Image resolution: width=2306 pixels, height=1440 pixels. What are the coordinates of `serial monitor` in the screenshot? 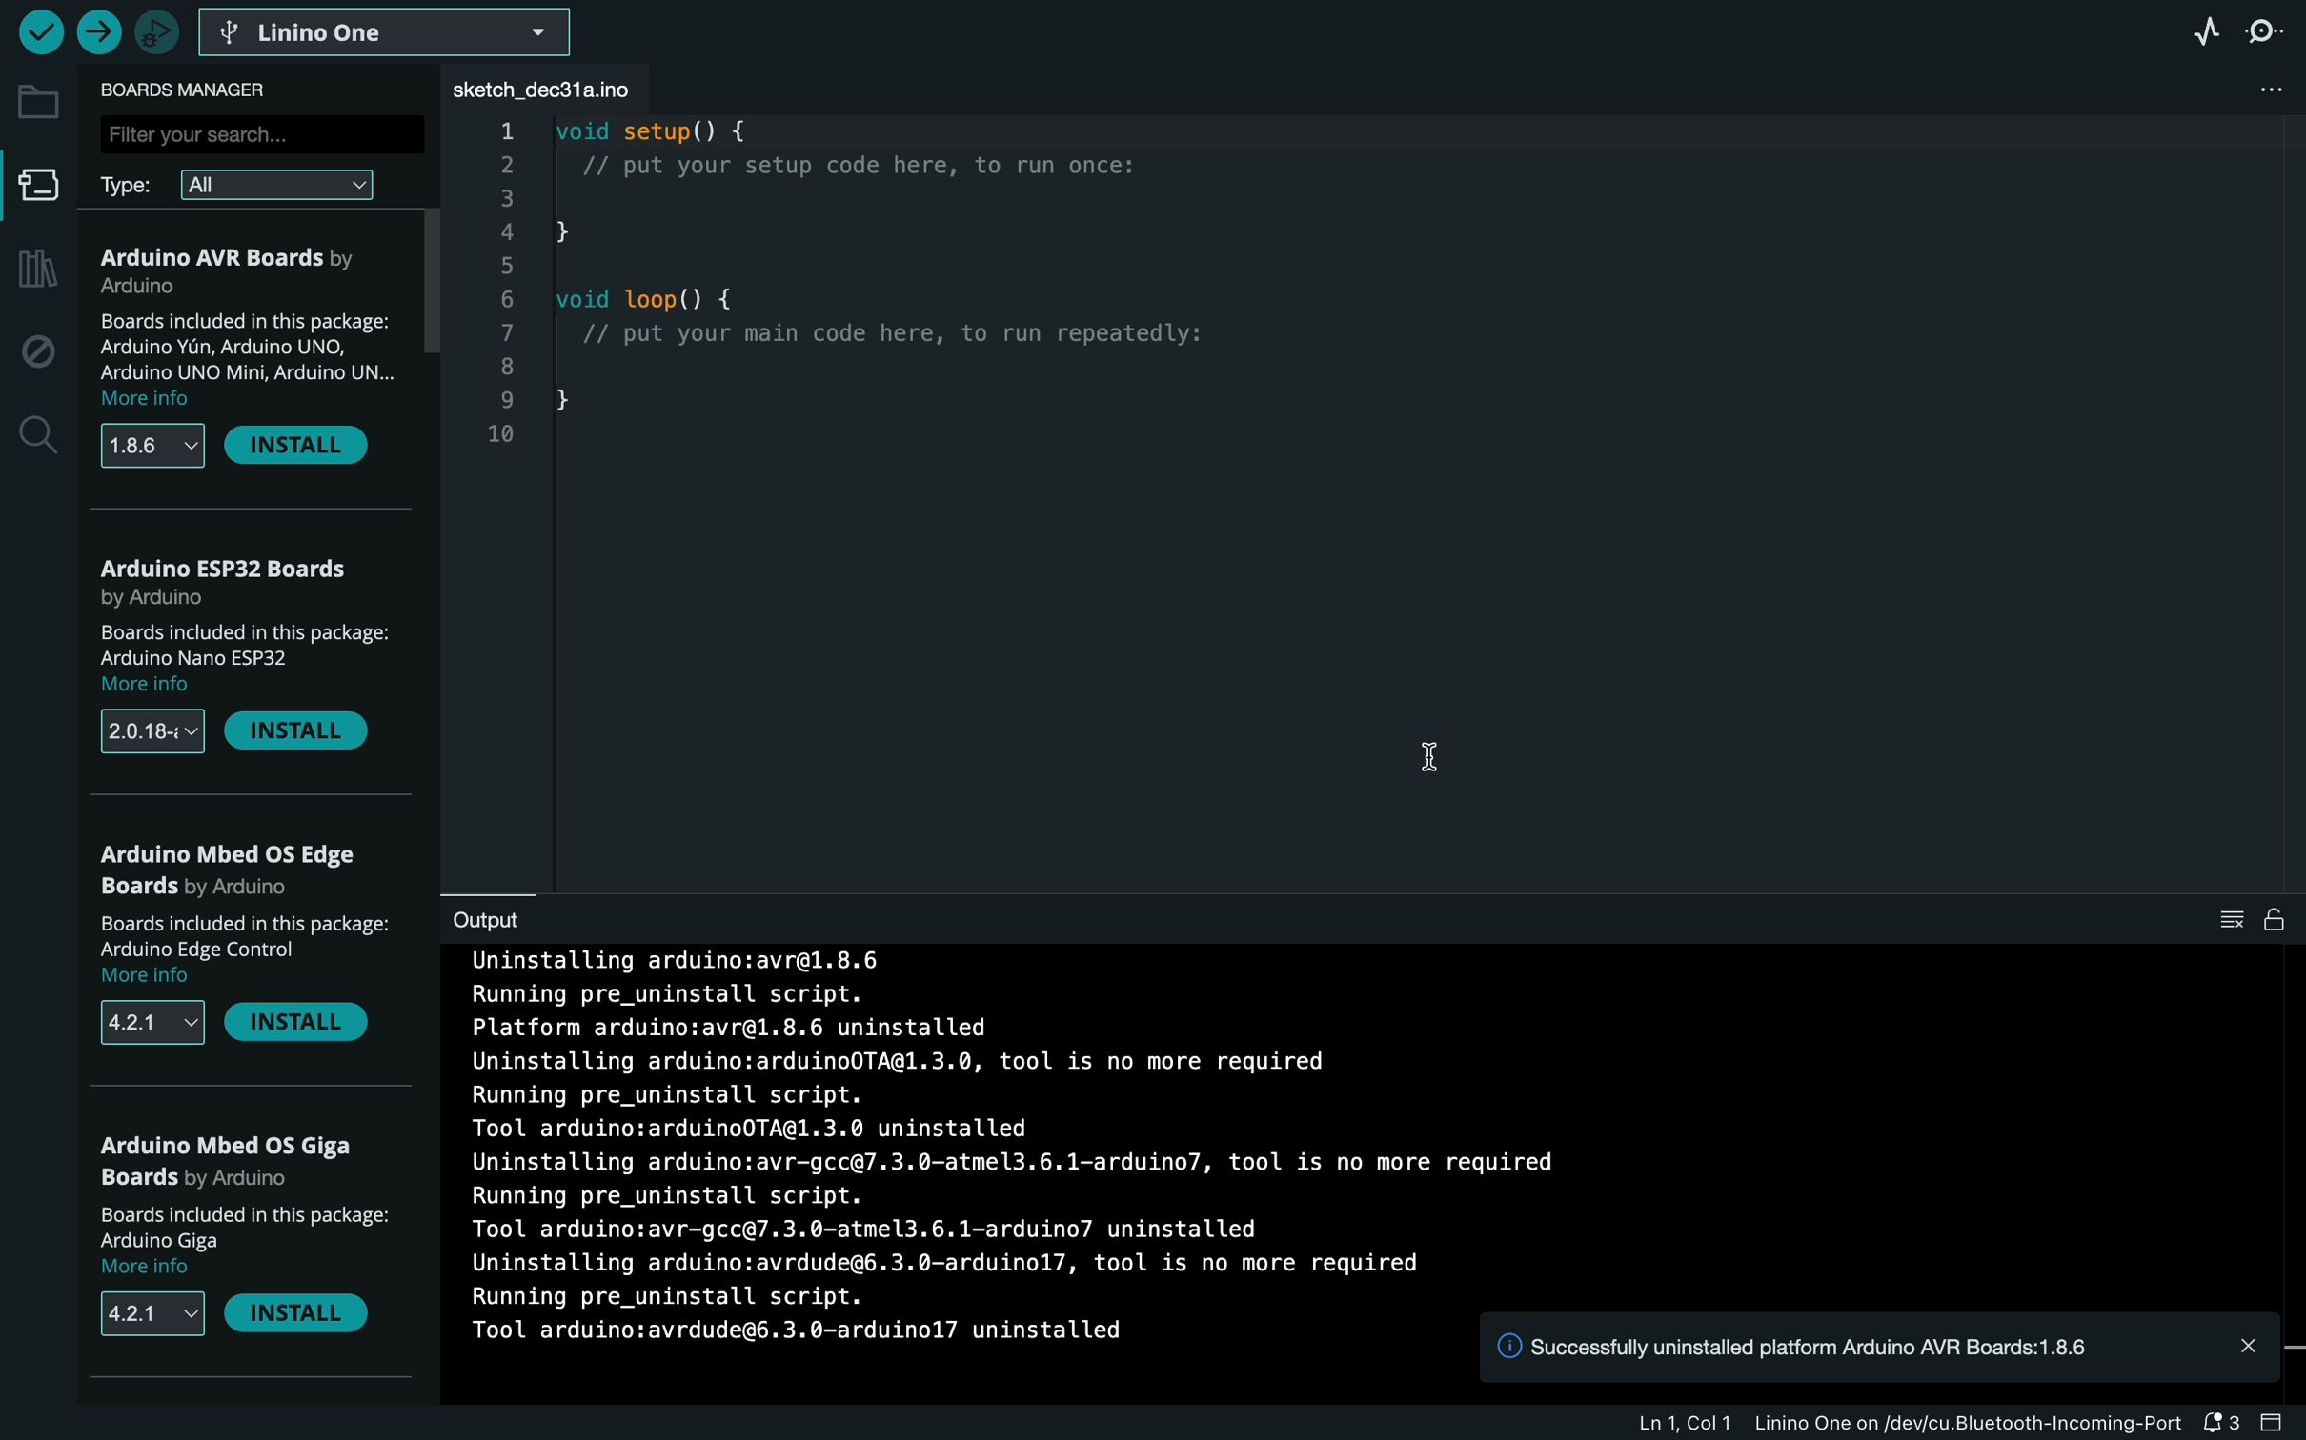 It's located at (2269, 33).